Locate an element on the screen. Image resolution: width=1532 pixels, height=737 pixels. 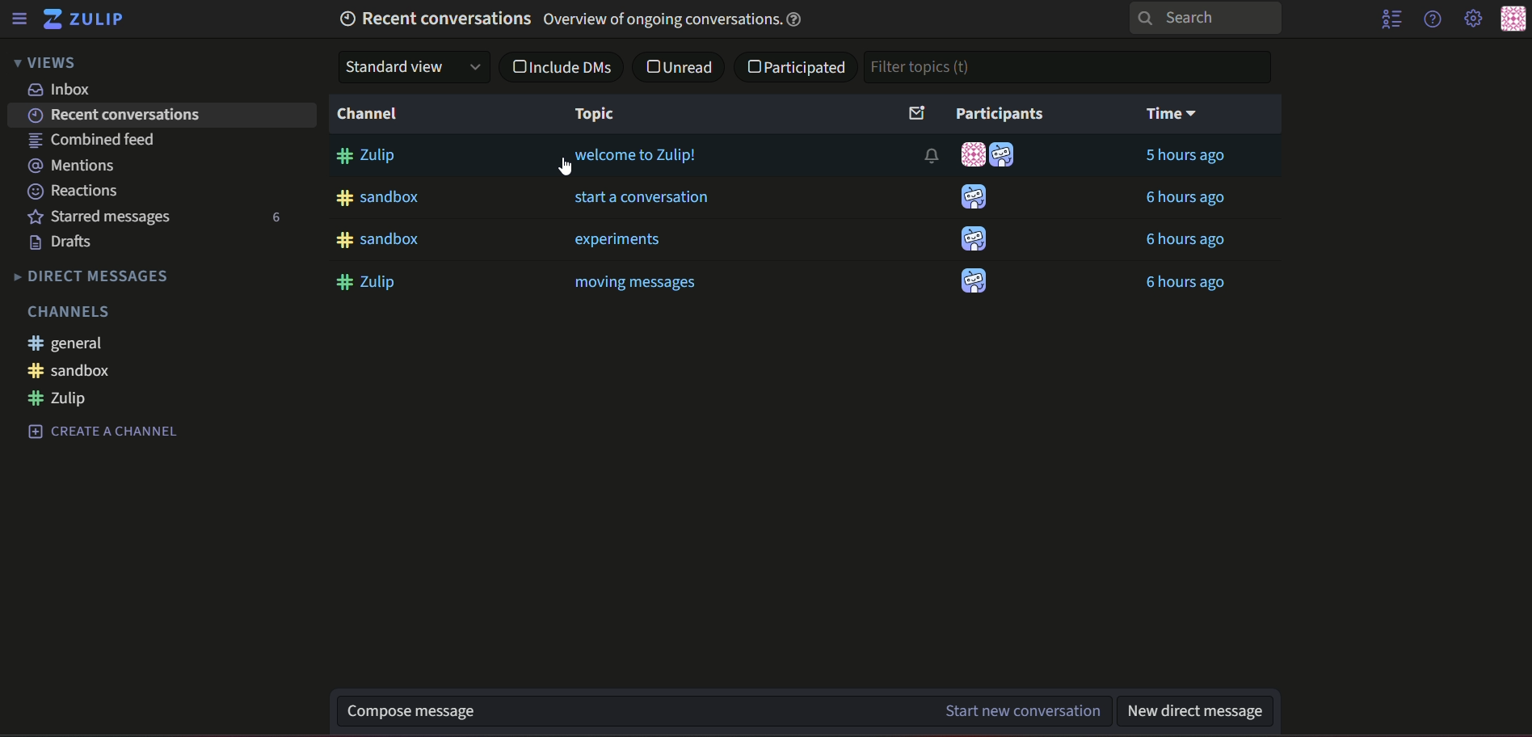
Filter topics is located at coordinates (1071, 67).